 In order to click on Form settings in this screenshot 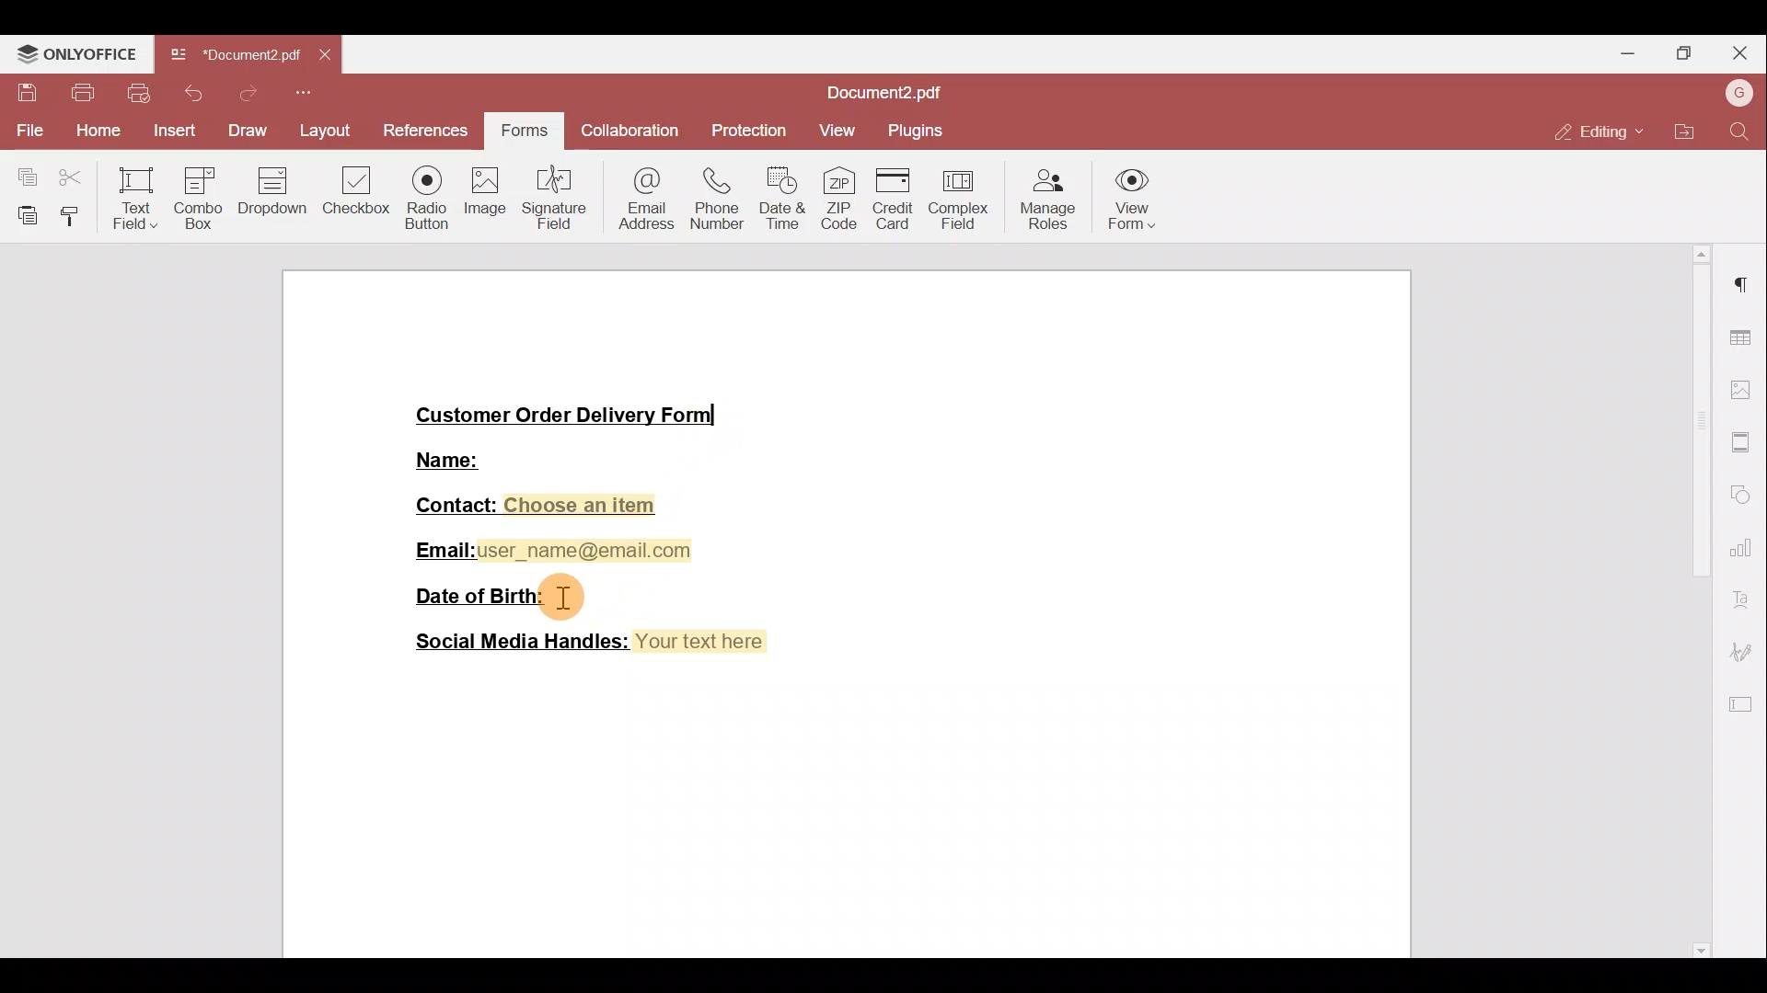, I will do `click(1744, 707)`.